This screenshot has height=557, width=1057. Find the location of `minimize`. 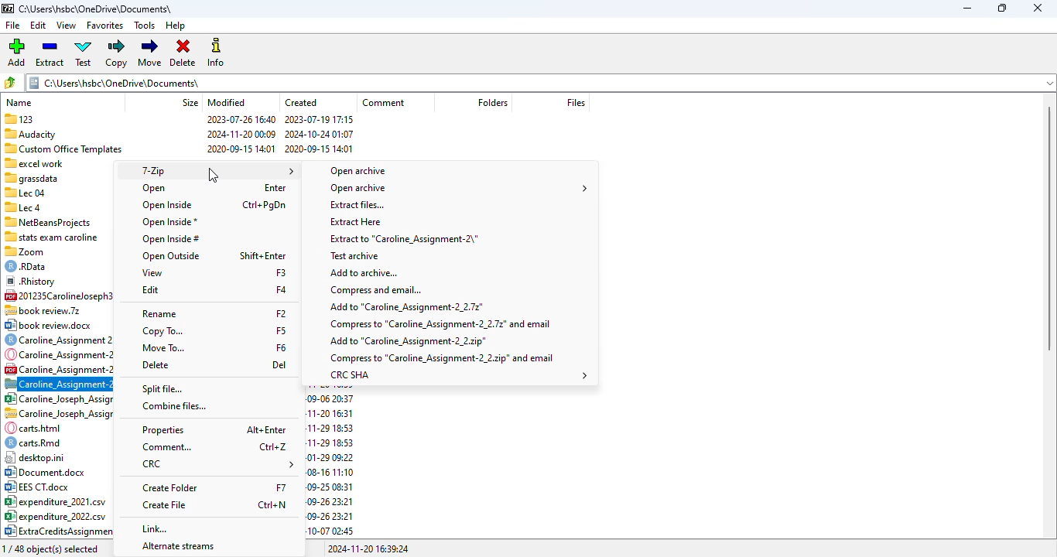

minimize is located at coordinates (968, 9).